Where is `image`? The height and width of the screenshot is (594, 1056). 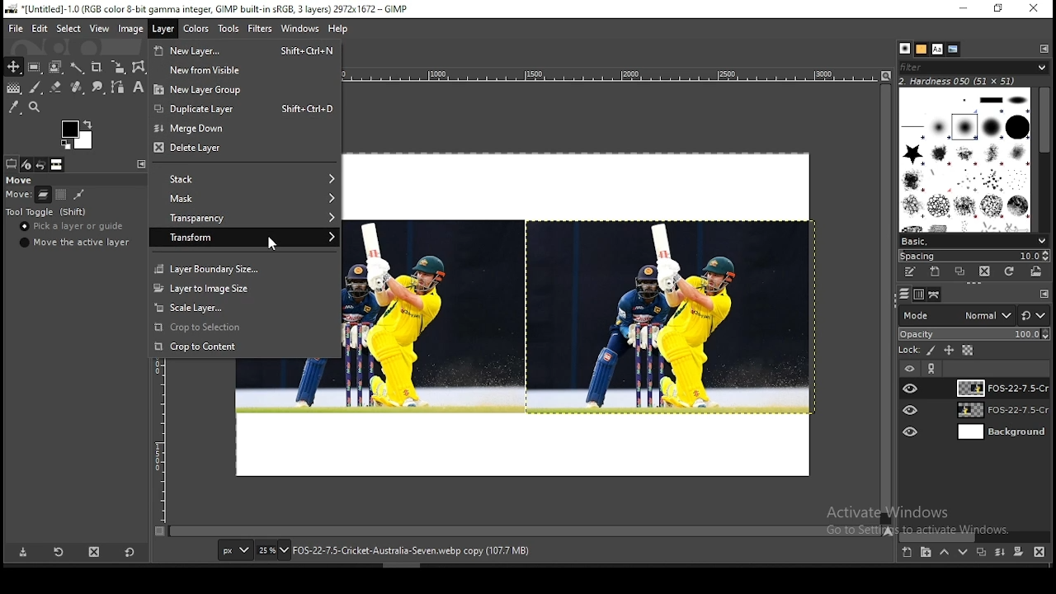
image is located at coordinates (131, 28).